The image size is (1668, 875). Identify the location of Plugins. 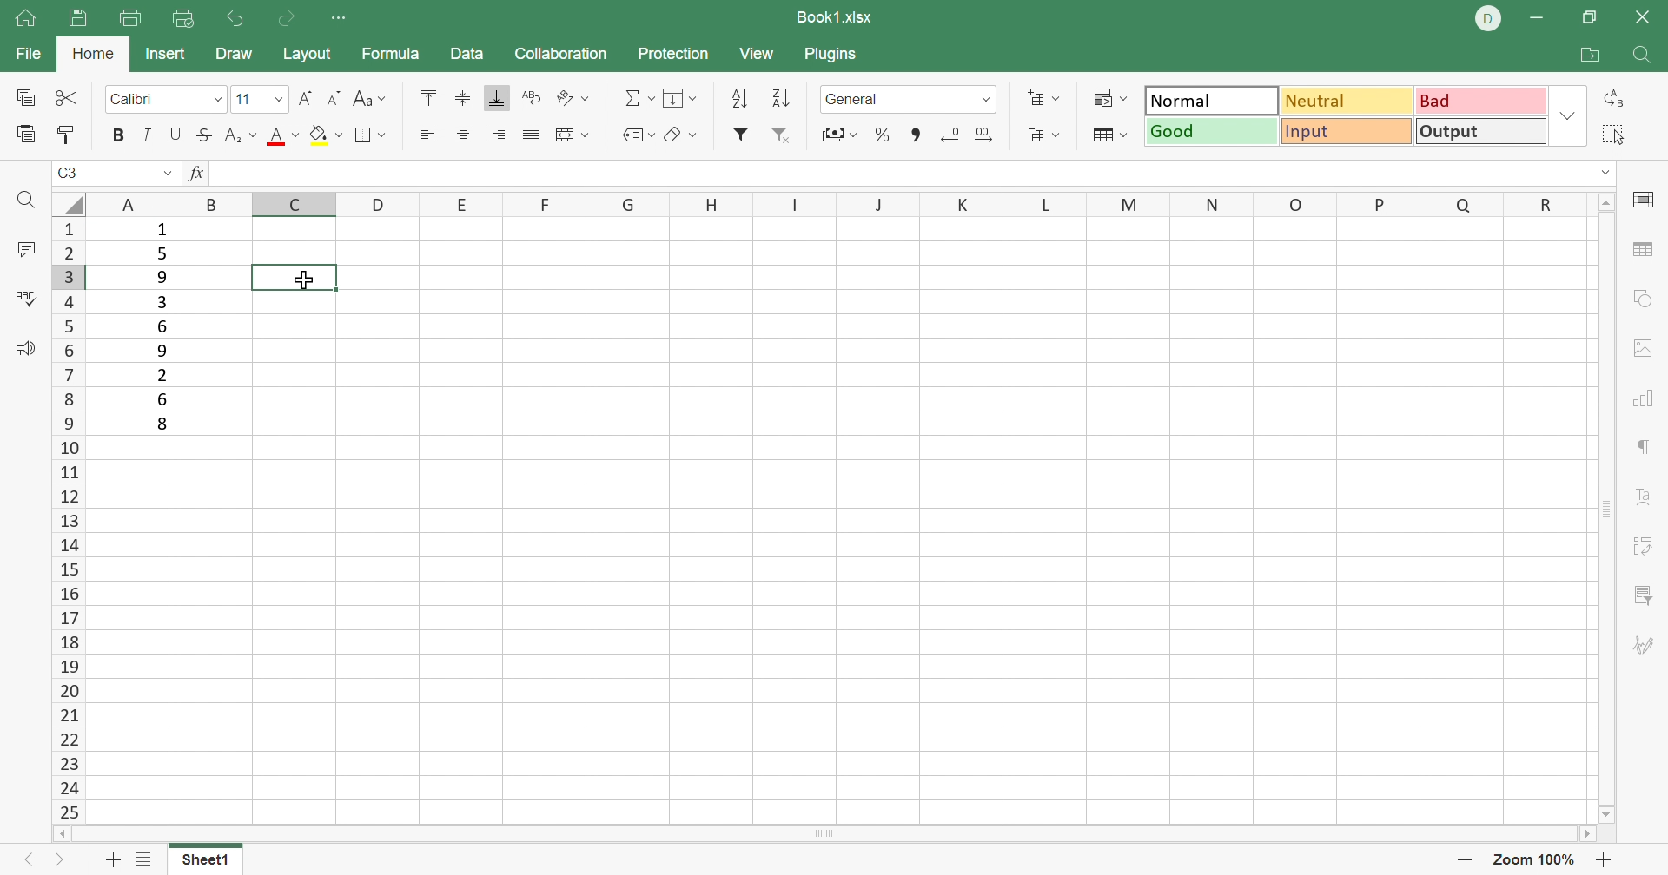
(831, 52).